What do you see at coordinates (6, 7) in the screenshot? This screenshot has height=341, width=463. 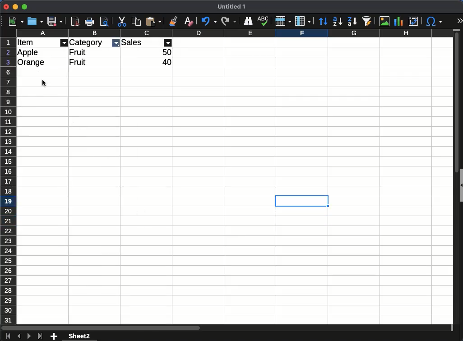 I see `close` at bounding box center [6, 7].